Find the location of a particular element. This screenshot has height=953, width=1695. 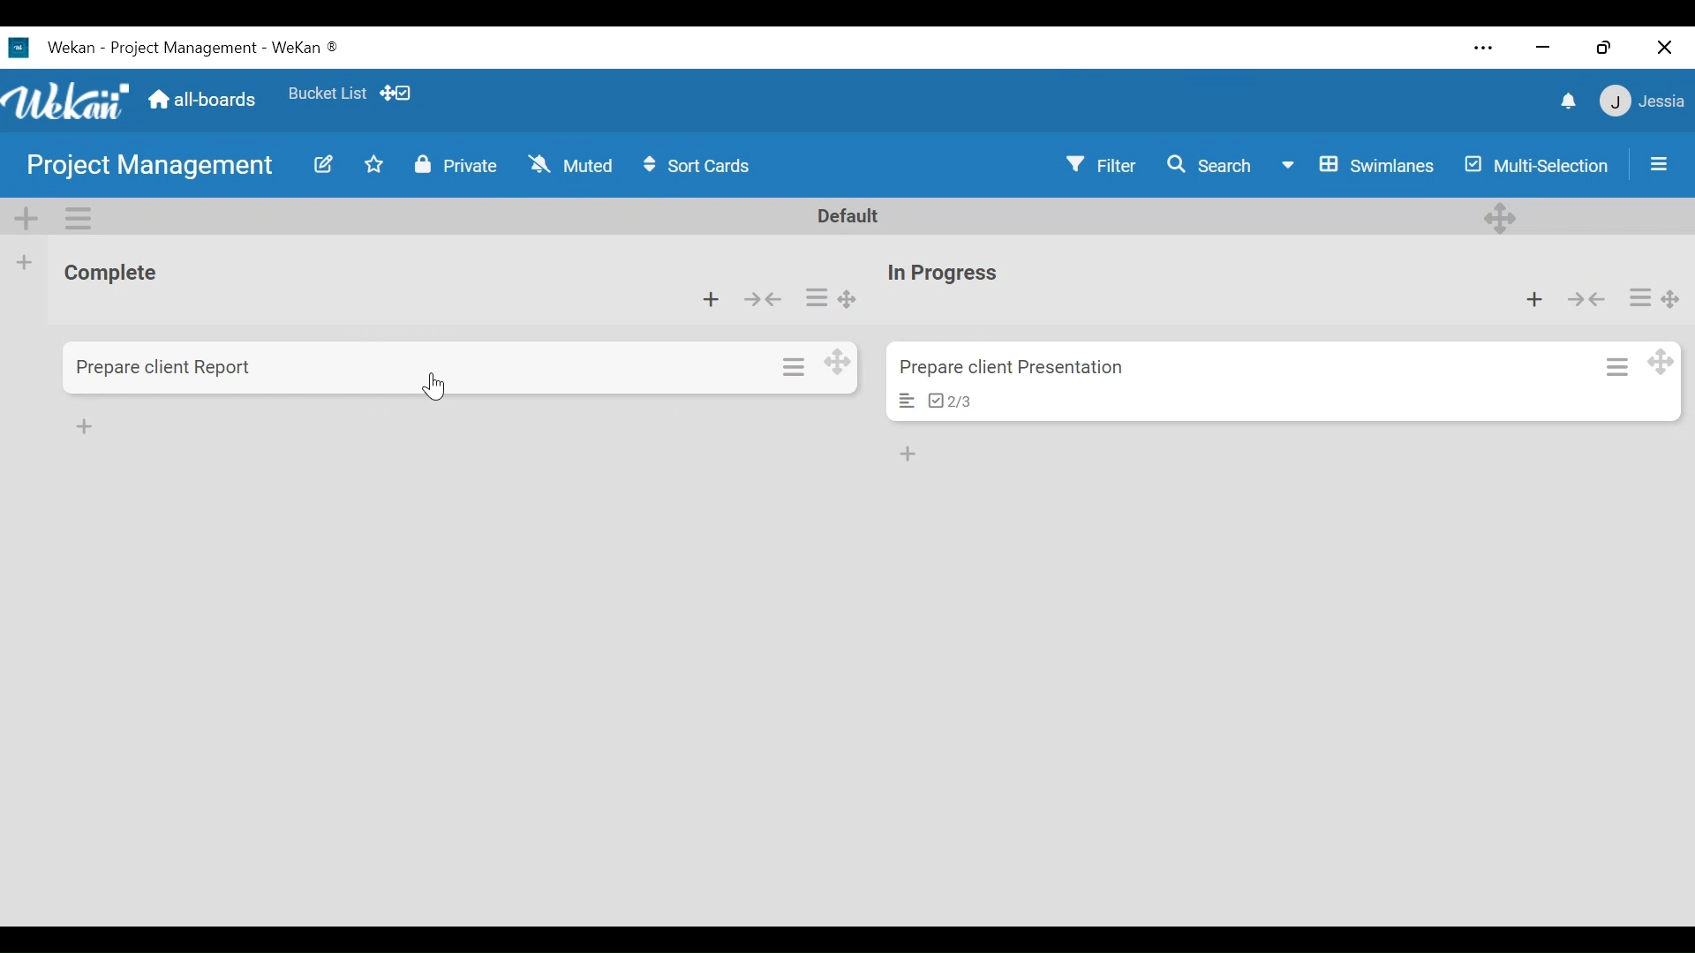

minimize is located at coordinates (1545, 49).